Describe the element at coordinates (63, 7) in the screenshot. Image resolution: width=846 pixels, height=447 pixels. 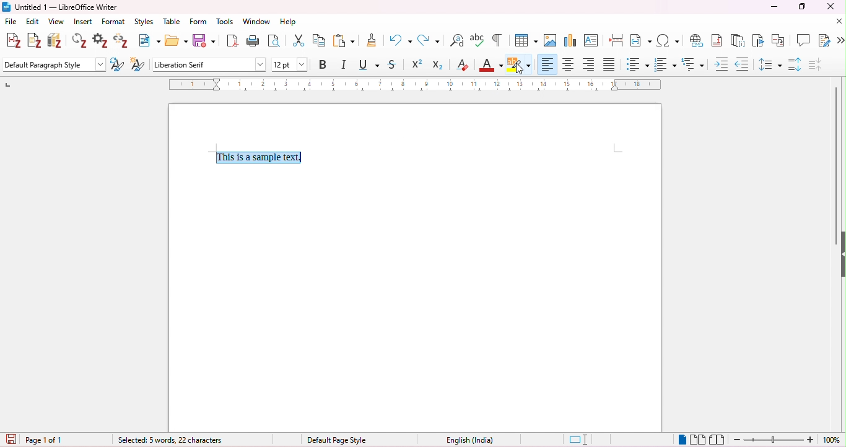
I see `title` at that location.